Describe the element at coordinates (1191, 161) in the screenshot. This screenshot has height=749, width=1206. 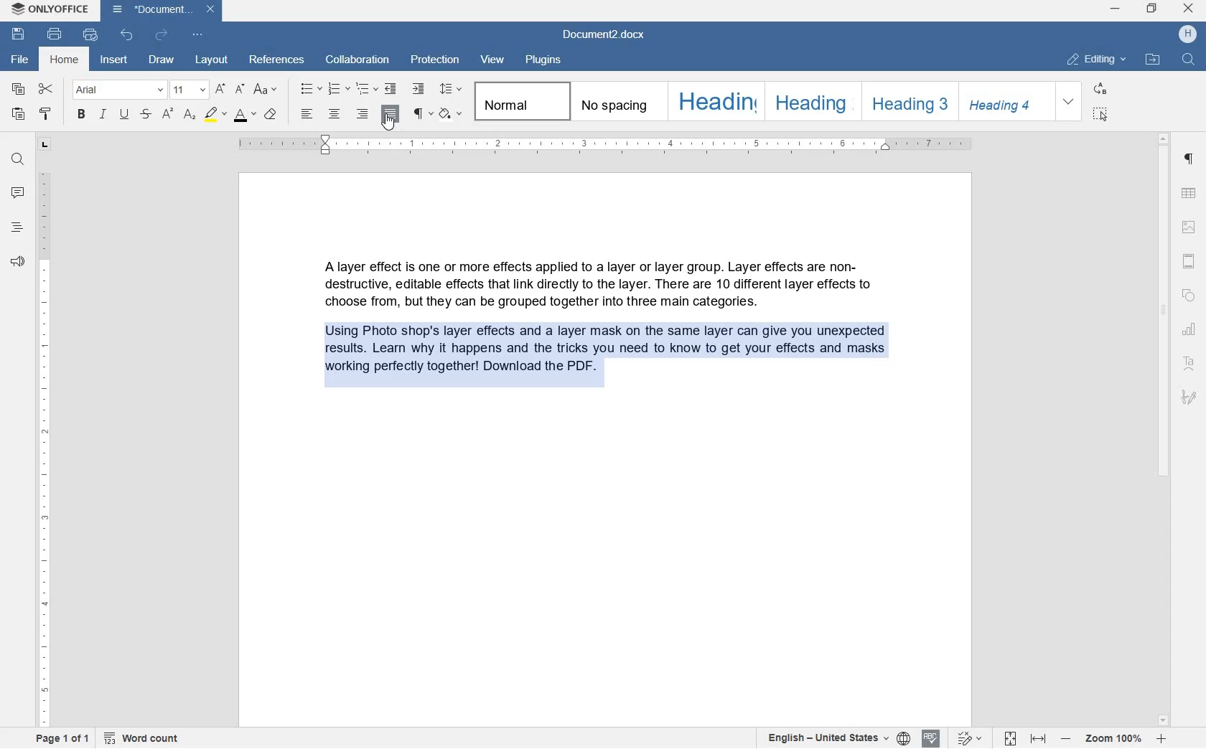
I see `PARAGRAPH SETTINGS` at that location.